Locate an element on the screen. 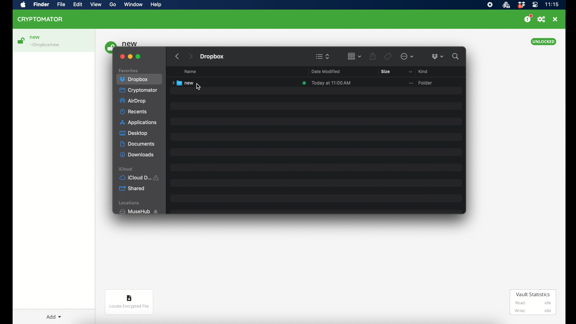 This screenshot has width=576, height=324. size is located at coordinates (385, 71).